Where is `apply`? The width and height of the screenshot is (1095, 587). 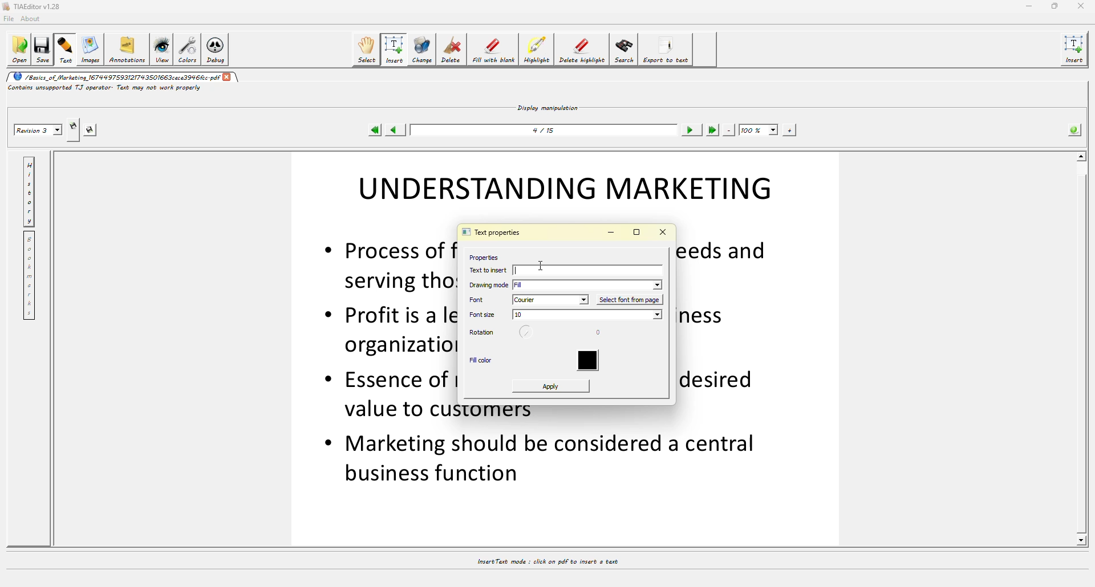 apply is located at coordinates (552, 386).